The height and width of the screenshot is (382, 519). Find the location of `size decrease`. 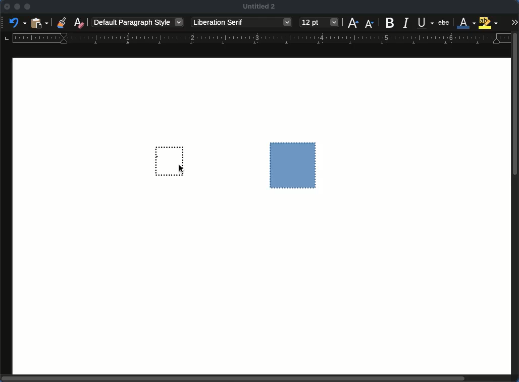

size decrease is located at coordinates (370, 23).